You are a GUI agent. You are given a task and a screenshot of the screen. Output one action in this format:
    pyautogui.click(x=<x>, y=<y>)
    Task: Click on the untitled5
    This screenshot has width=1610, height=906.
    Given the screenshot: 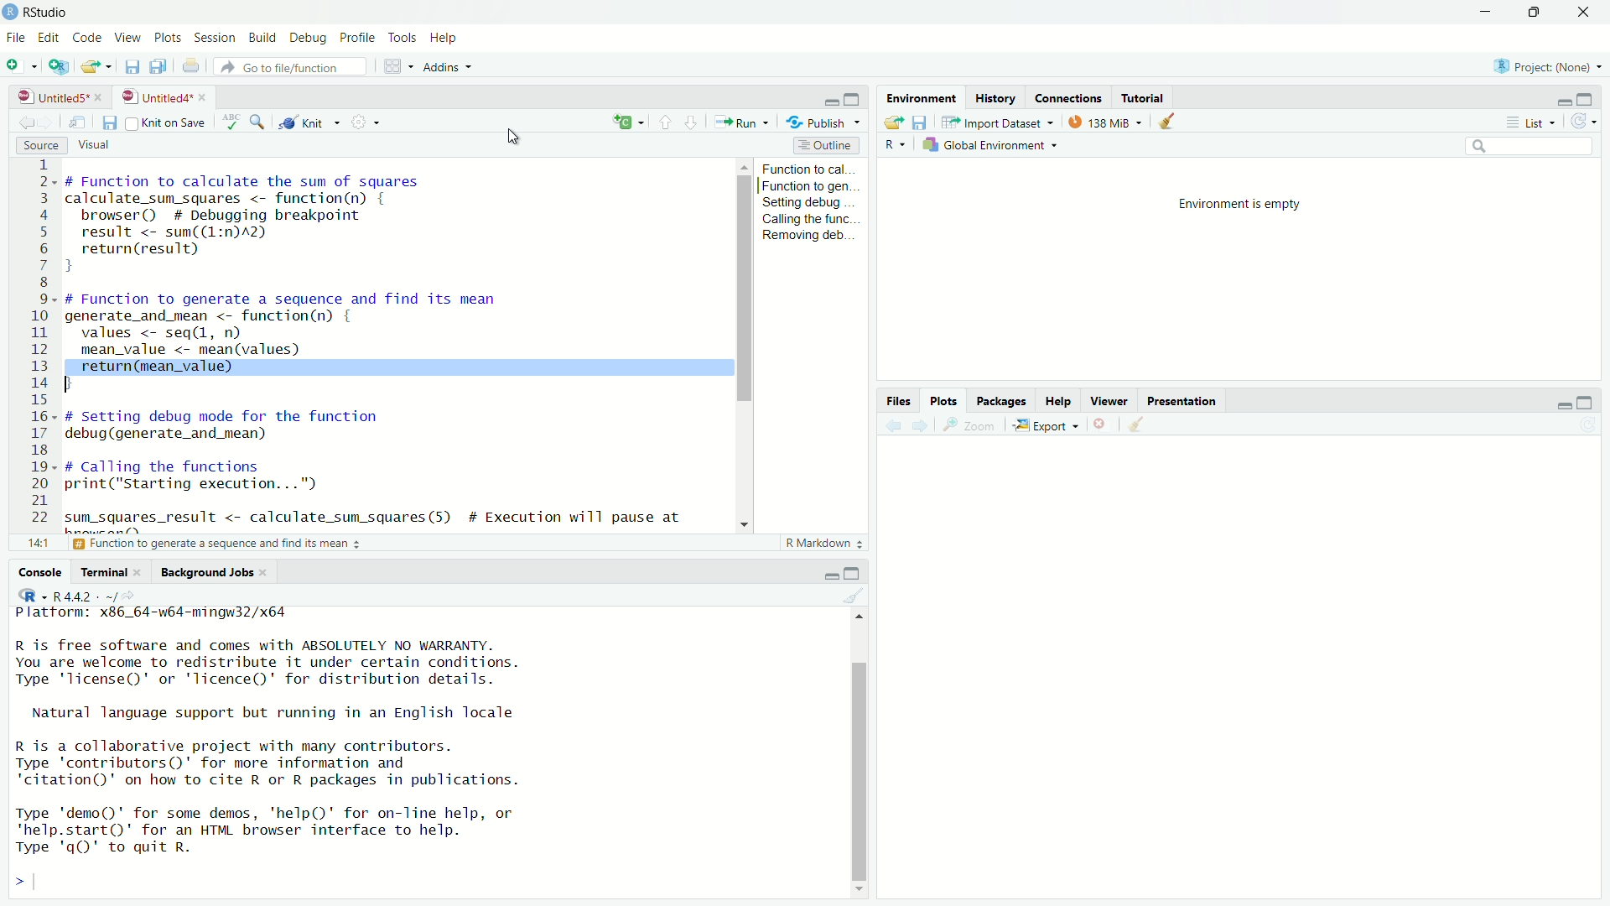 What is the action you would take?
    pyautogui.click(x=46, y=95)
    